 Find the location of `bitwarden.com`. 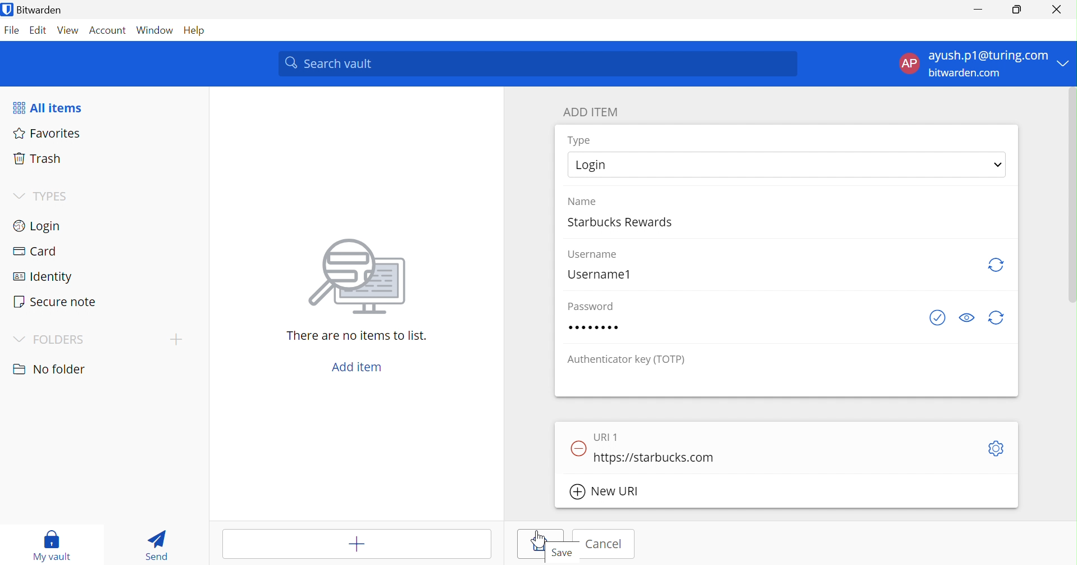

bitwarden.com is located at coordinates (966, 74).